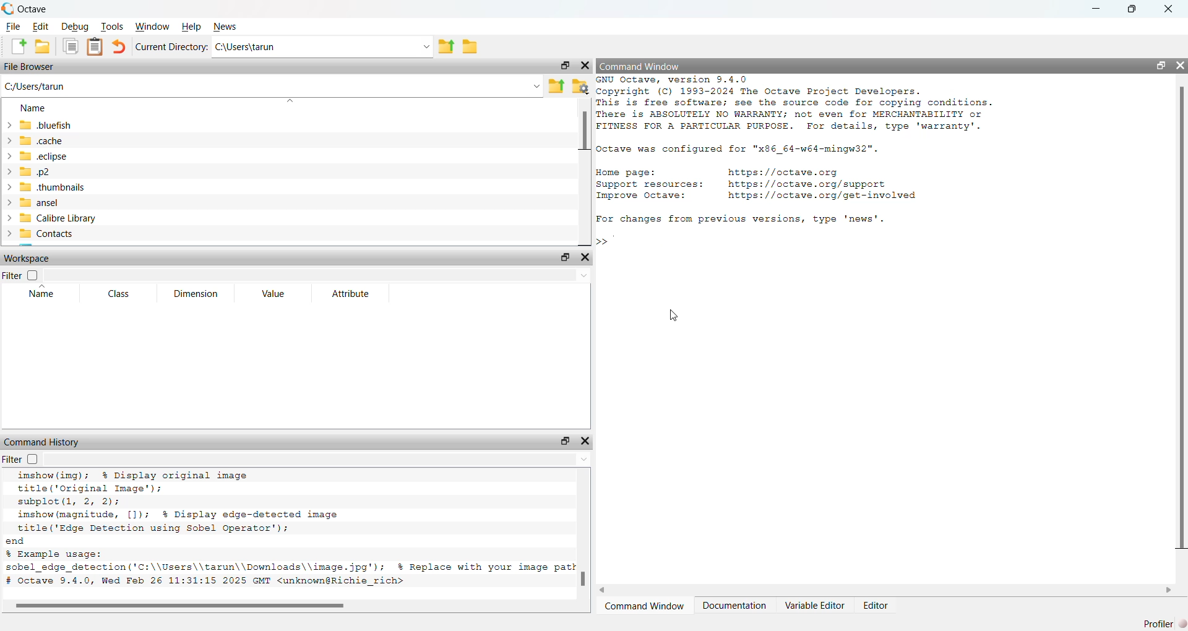 The image size is (1188, 631). What do you see at coordinates (38, 9) in the screenshot?
I see `Octave` at bounding box center [38, 9].